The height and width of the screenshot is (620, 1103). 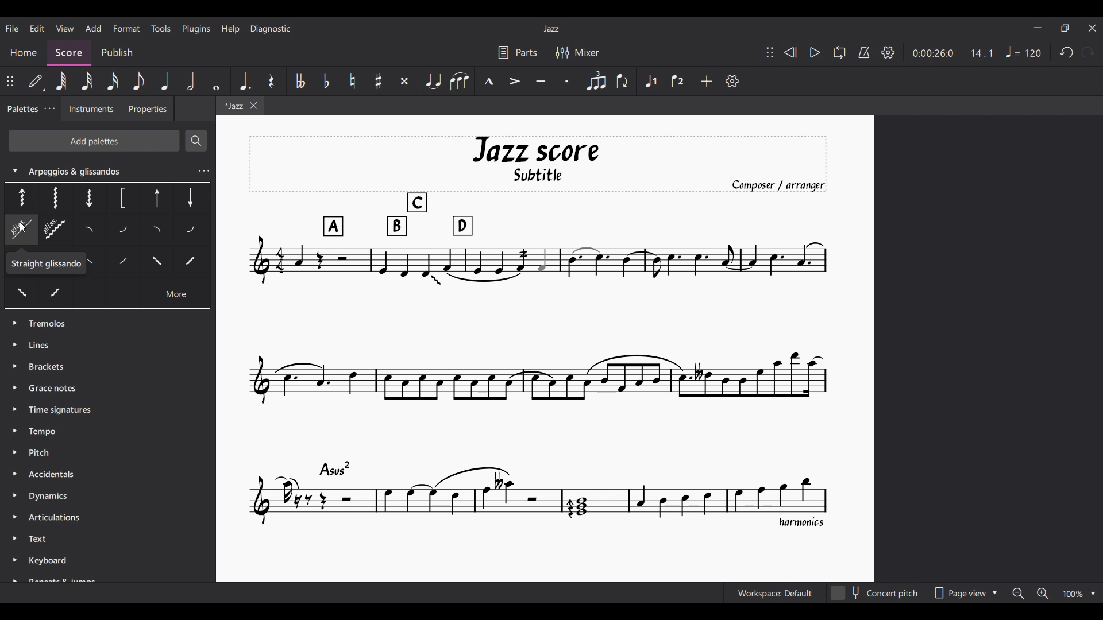 What do you see at coordinates (488, 81) in the screenshot?
I see `Marcato` at bounding box center [488, 81].